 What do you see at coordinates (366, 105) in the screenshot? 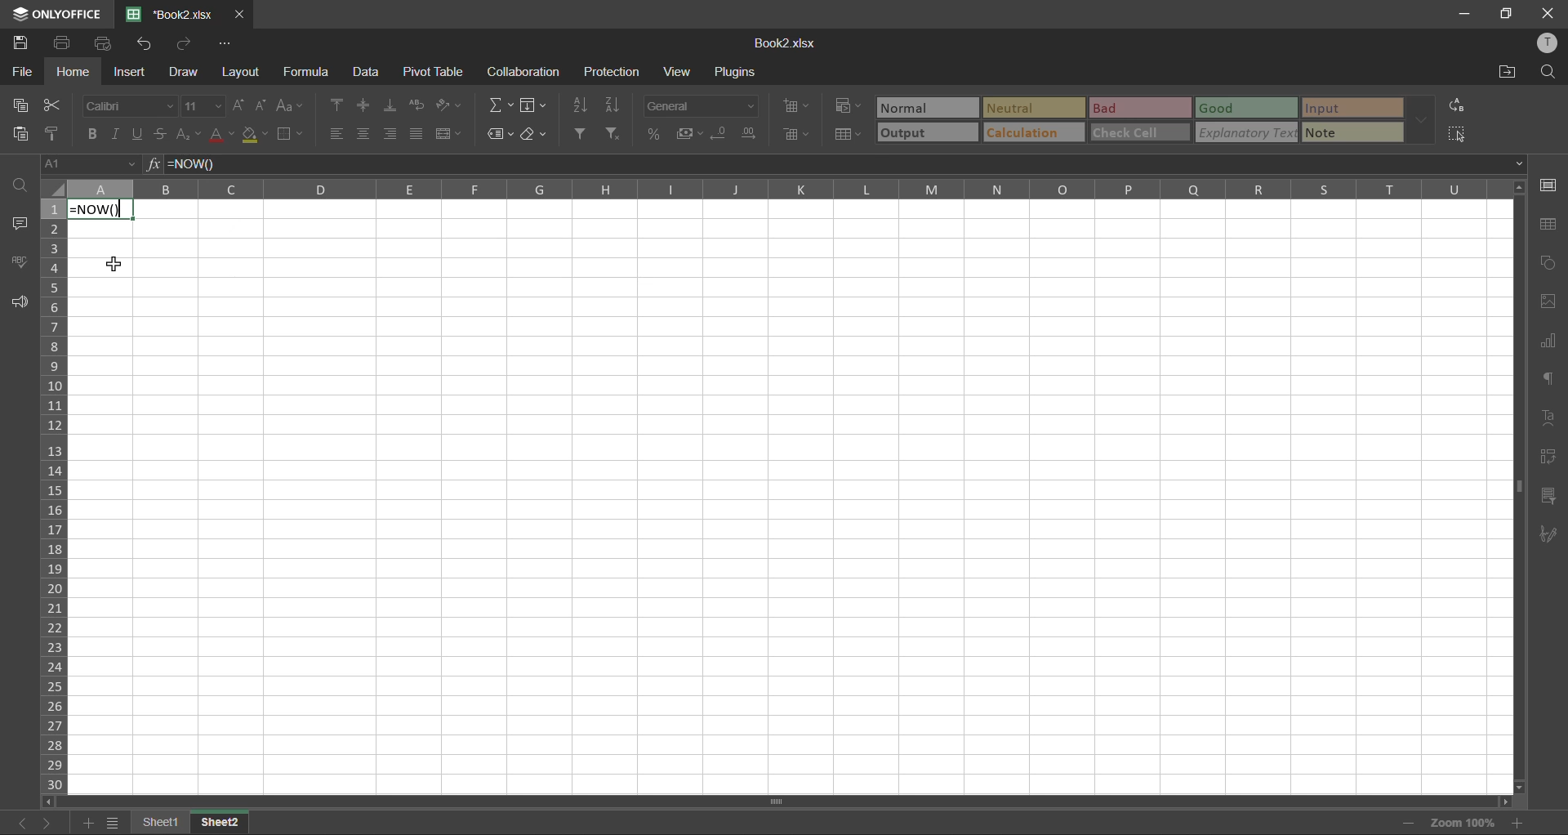
I see `align middle` at bounding box center [366, 105].